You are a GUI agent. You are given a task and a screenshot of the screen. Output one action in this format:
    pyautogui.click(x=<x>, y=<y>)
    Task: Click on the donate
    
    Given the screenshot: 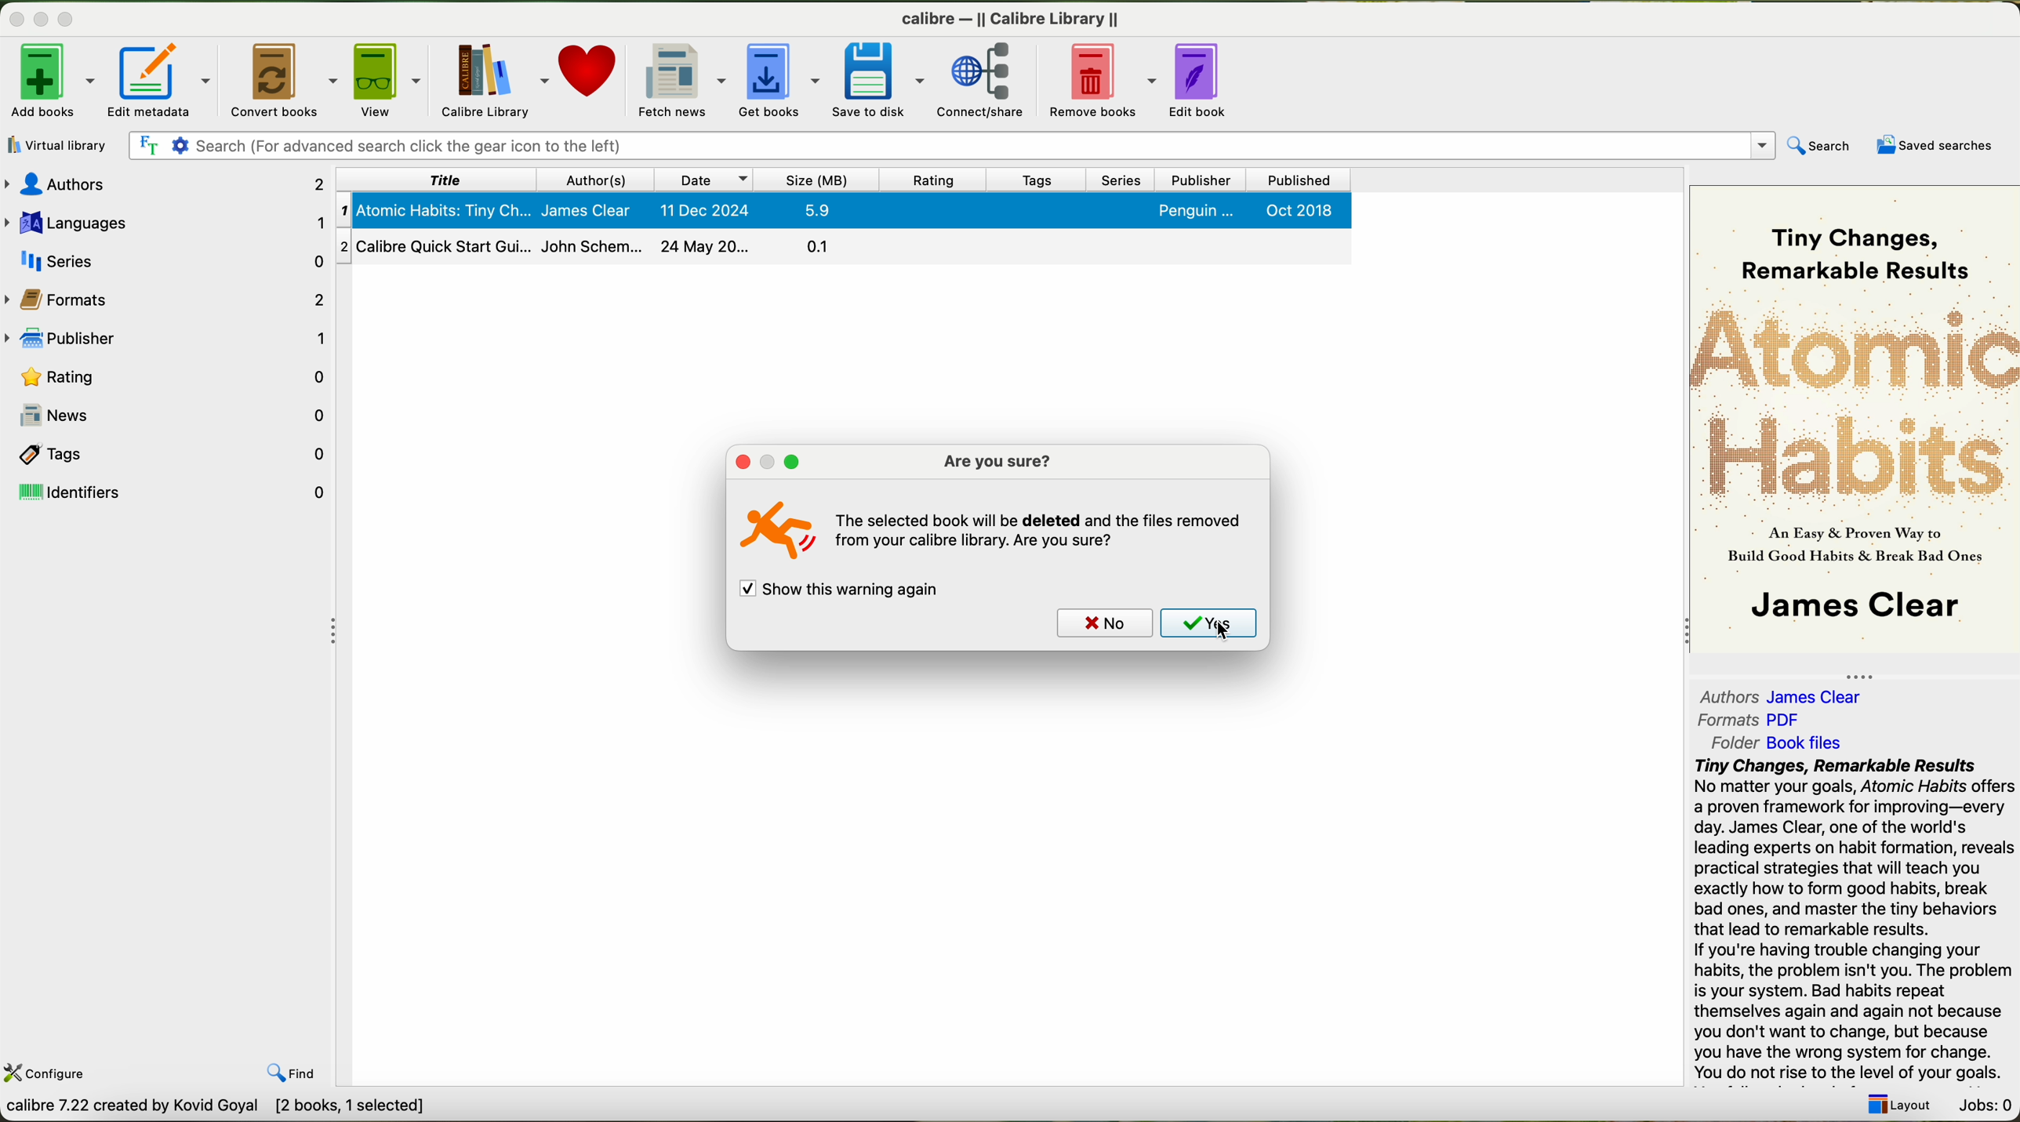 What is the action you would take?
    pyautogui.click(x=590, y=74)
    